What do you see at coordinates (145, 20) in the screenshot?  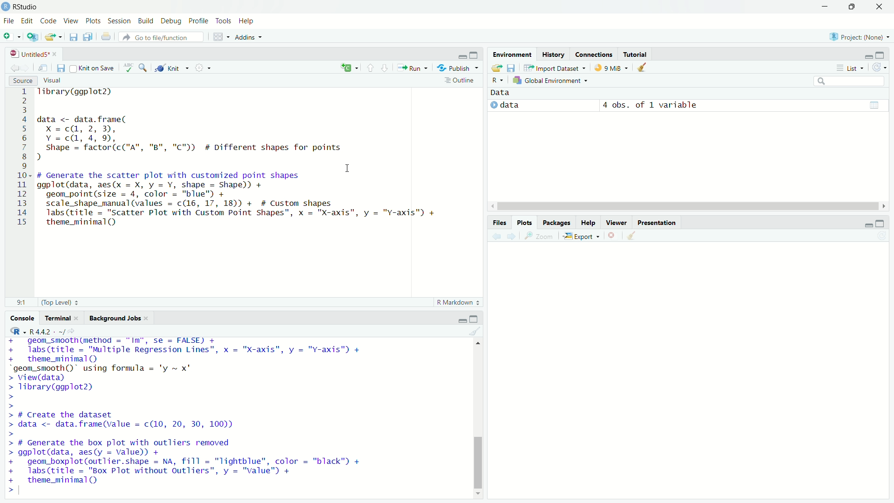 I see `Build` at bounding box center [145, 20].